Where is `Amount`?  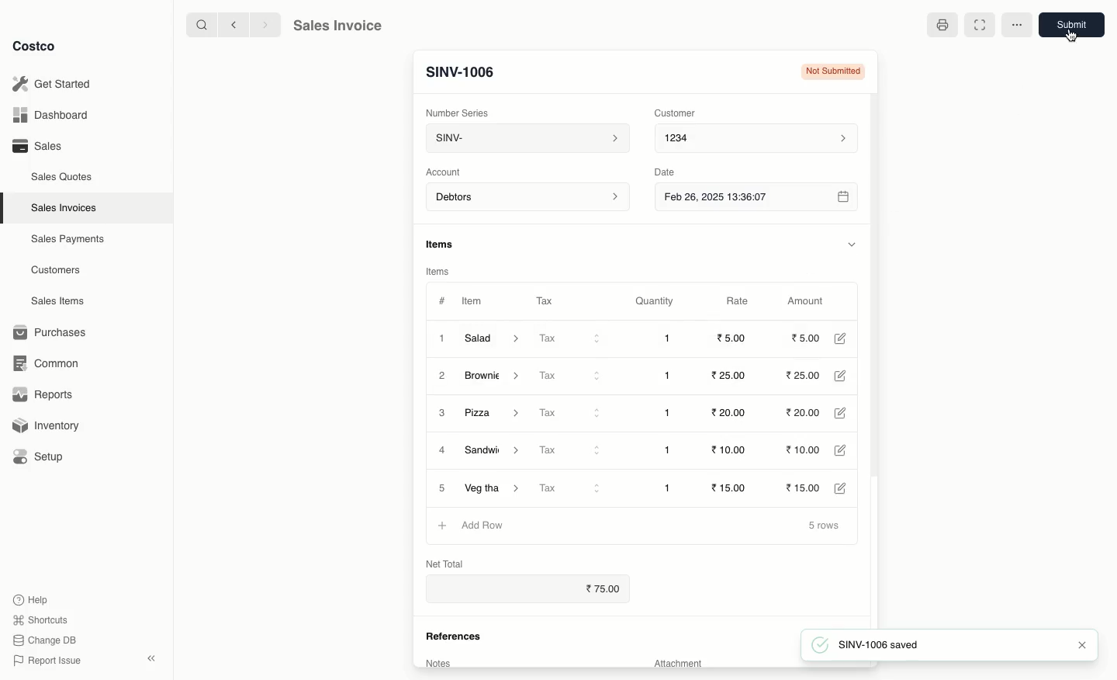 Amount is located at coordinates (810, 301).